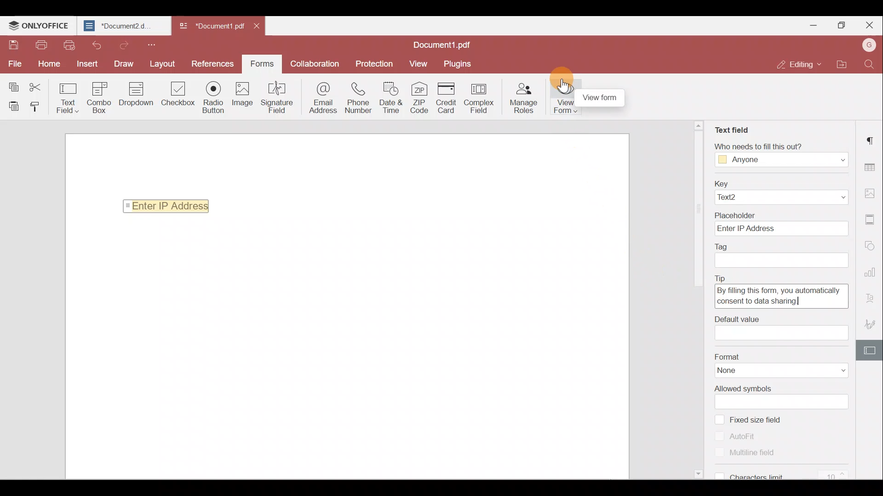  Describe the element at coordinates (318, 63) in the screenshot. I see `Collaboration` at that location.